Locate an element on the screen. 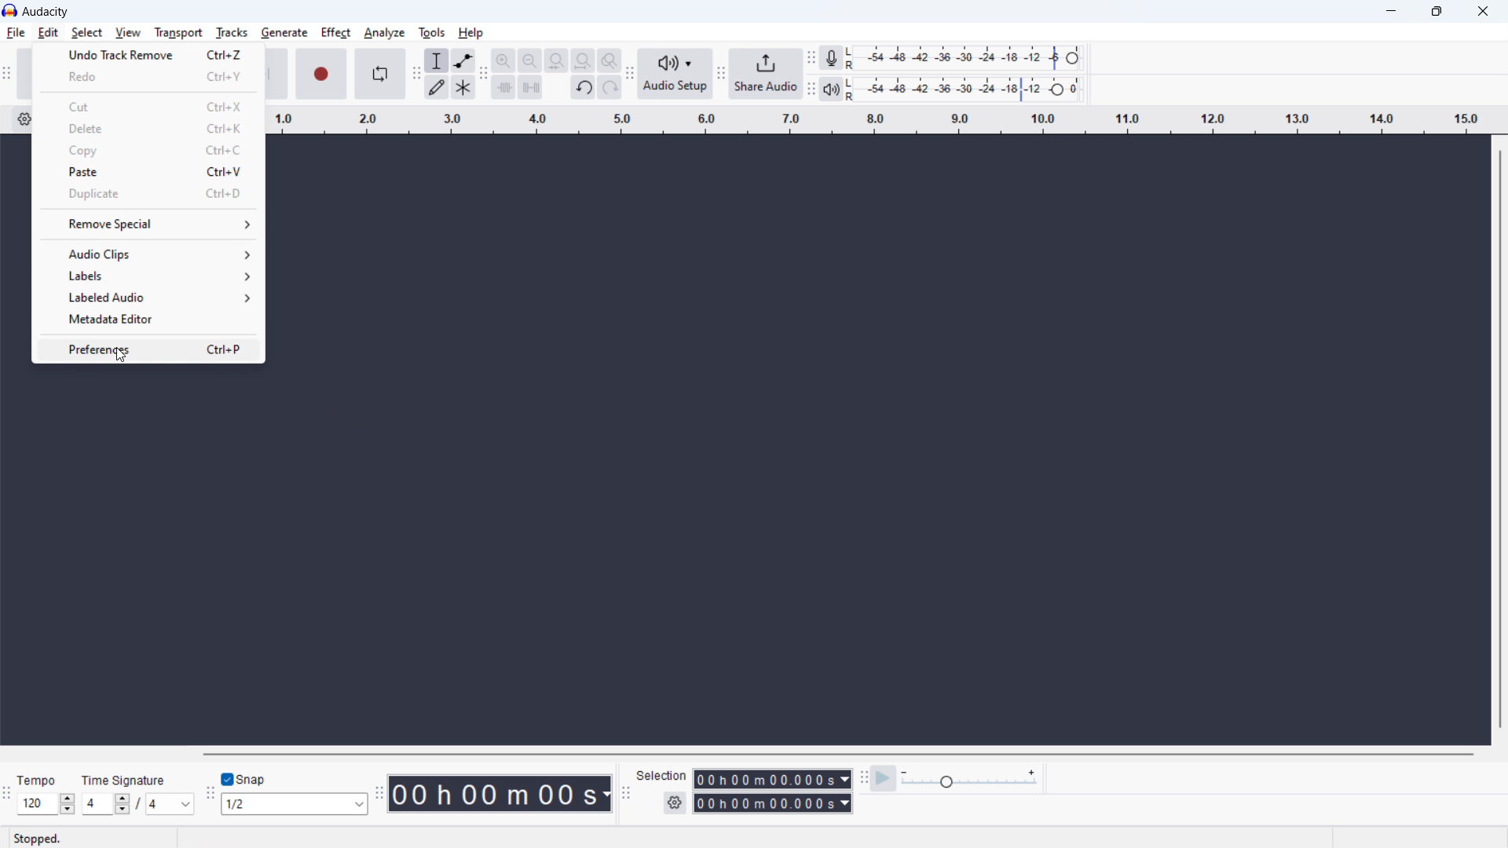 This screenshot has height=848, width=1508. trim audio outside selection is located at coordinates (503, 87).